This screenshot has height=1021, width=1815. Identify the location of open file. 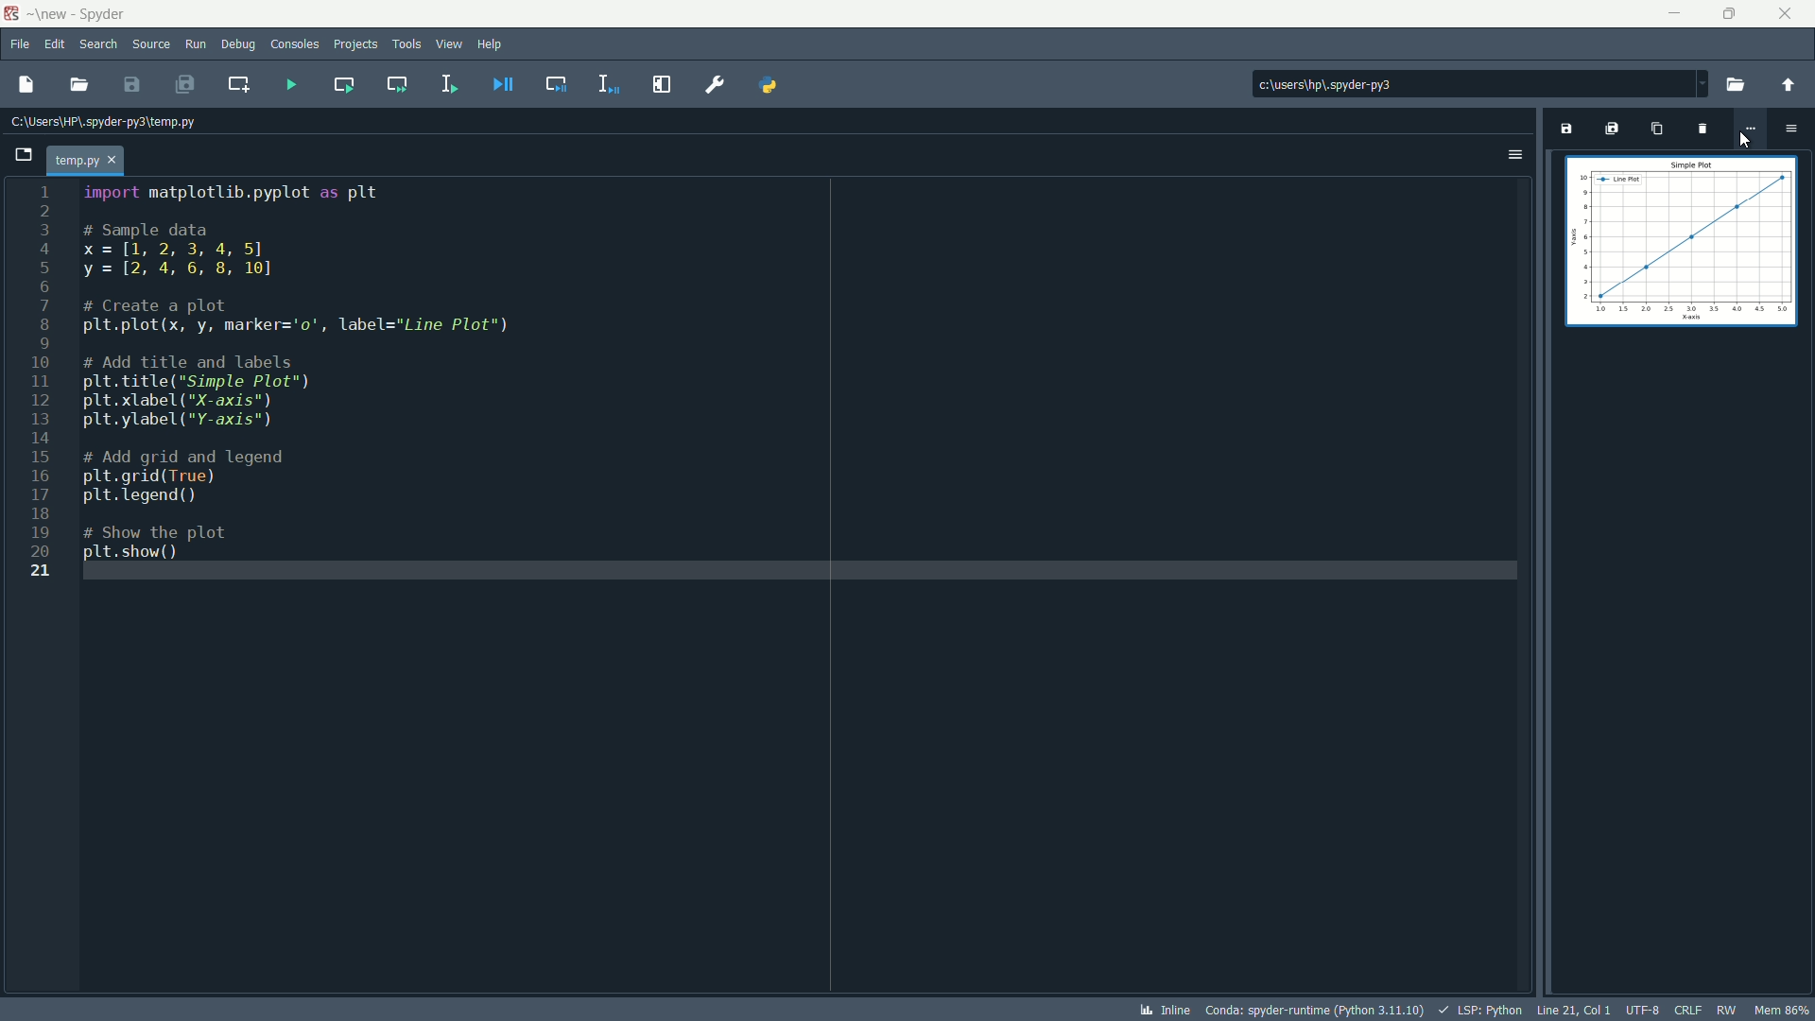
(82, 84).